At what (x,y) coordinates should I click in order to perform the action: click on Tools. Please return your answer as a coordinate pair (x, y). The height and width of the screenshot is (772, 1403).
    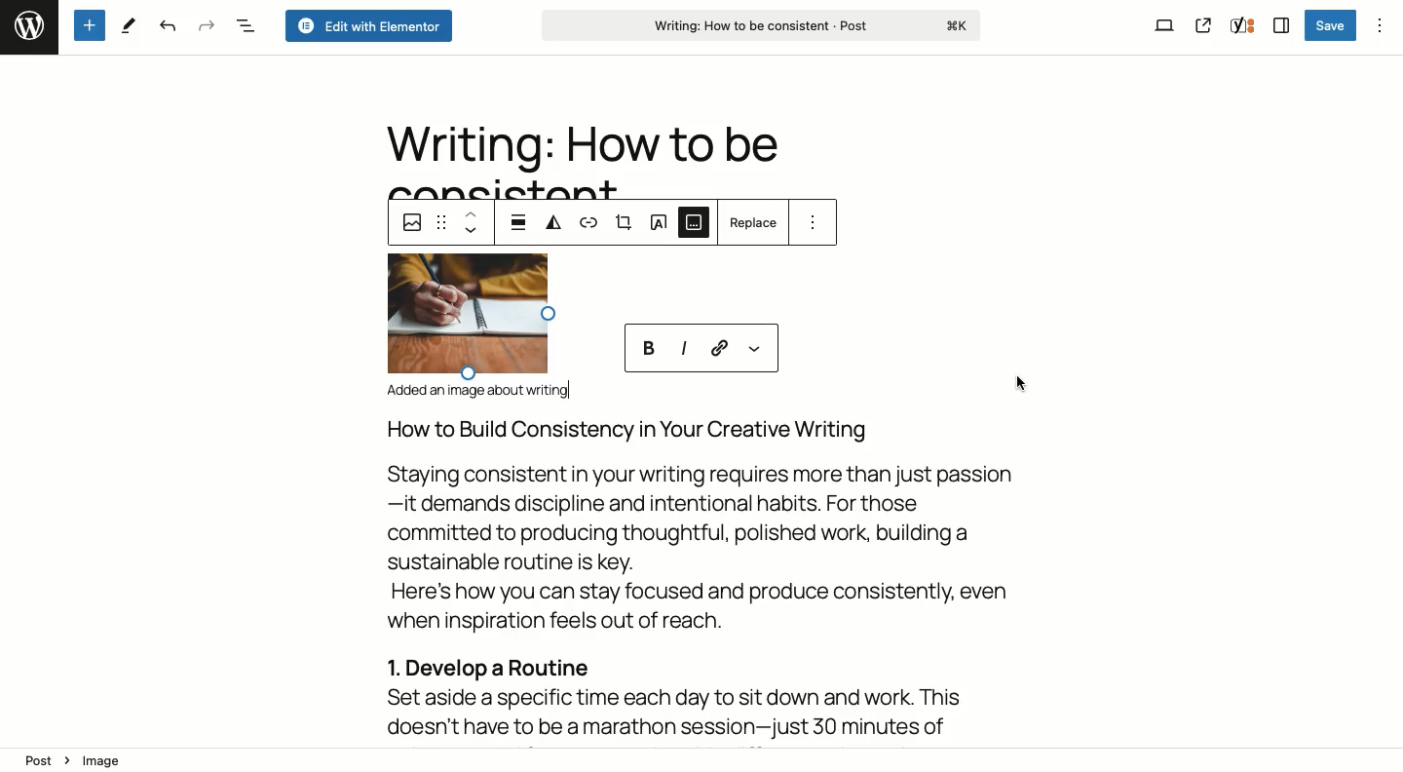
    Looking at the image, I should click on (132, 25).